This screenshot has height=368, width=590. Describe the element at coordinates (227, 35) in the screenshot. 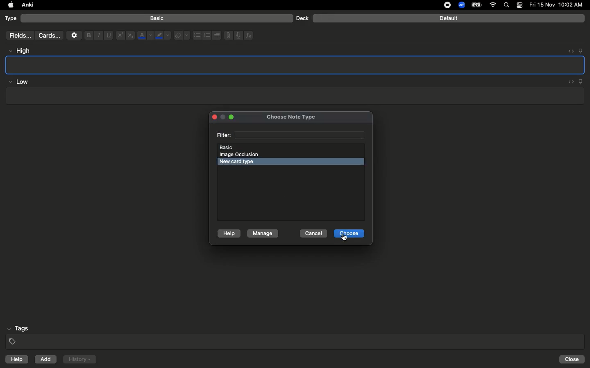

I see `File` at that location.